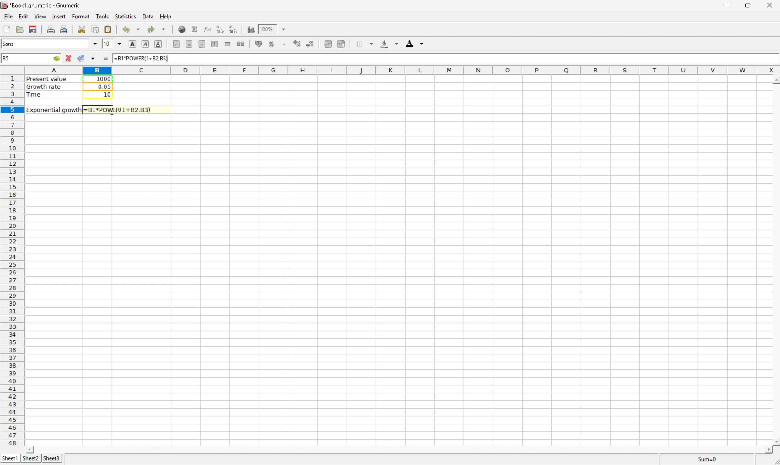 The width and height of the screenshot is (780, 465). What do you see at coordinates (750, 5) in the screenshot?
I see `Restore Down` at bounding box center [750, 5].